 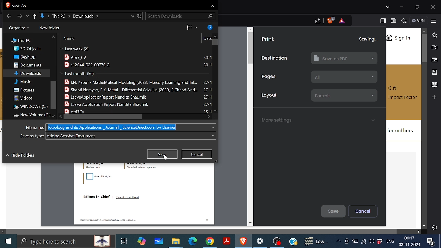 I want to click on Move left, so click(x=3, y=231).